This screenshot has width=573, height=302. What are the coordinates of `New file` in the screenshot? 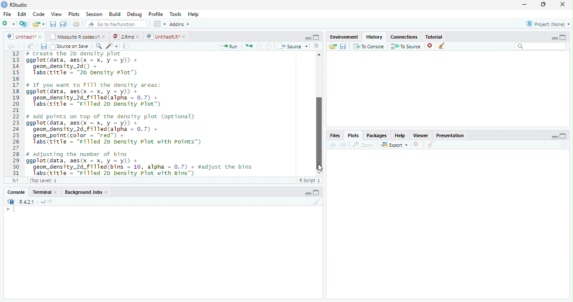 It's located at (8, 24).